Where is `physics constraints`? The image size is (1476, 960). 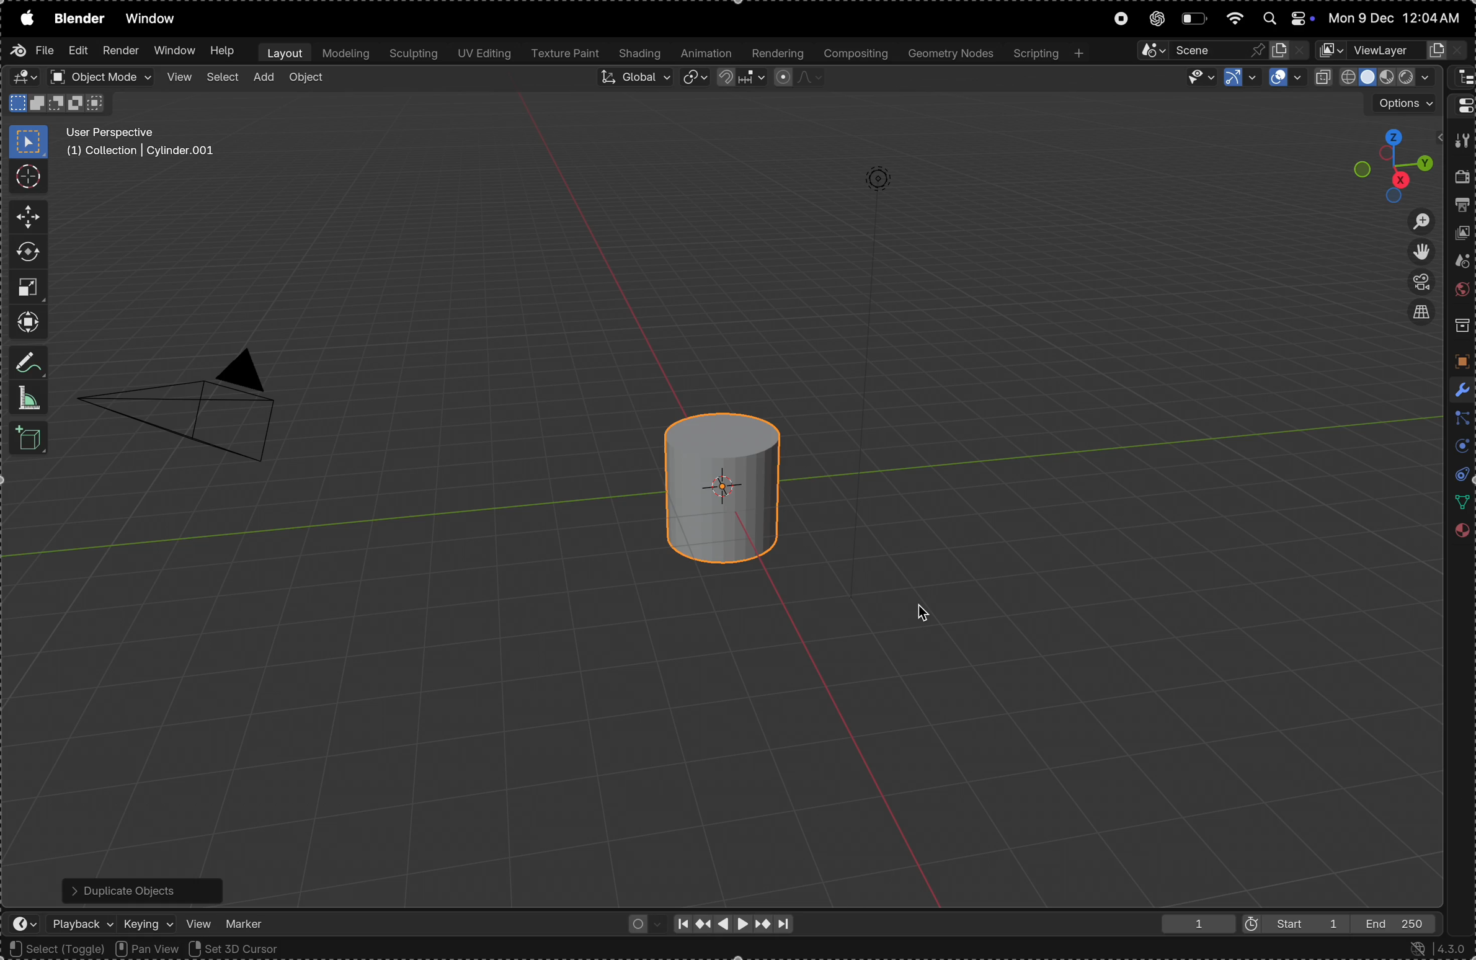 physics constraints is located at coordinates (1457, 476).